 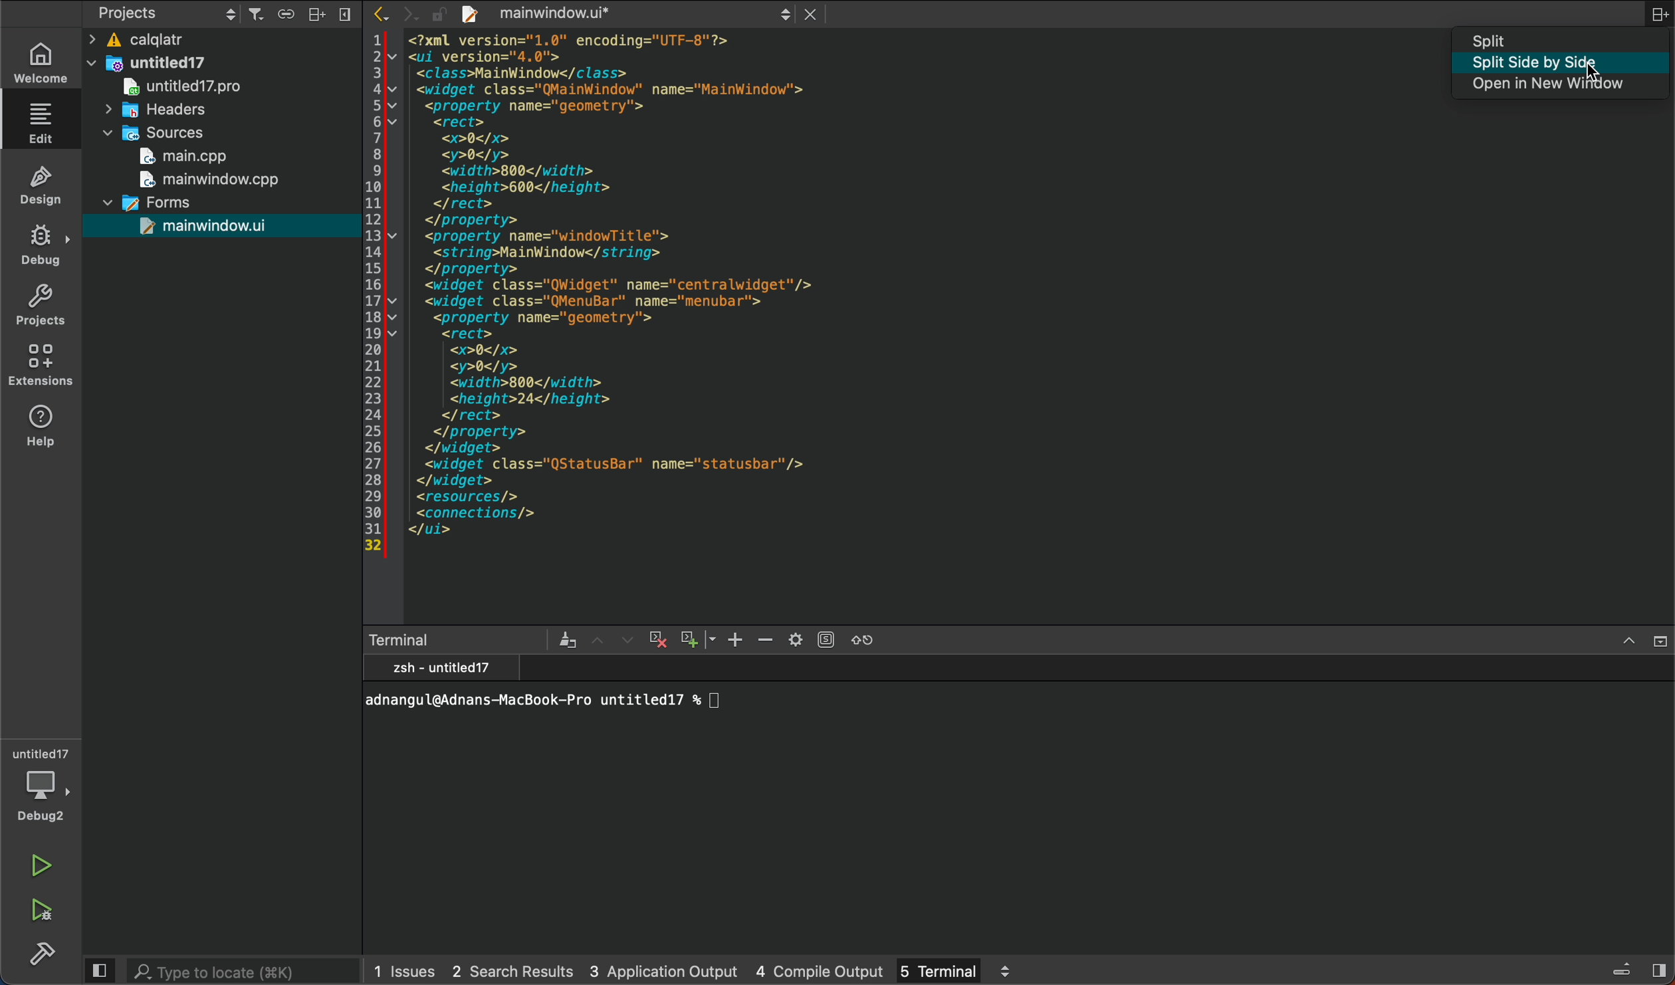 I want to click on close, so click(x=1658, y=642).